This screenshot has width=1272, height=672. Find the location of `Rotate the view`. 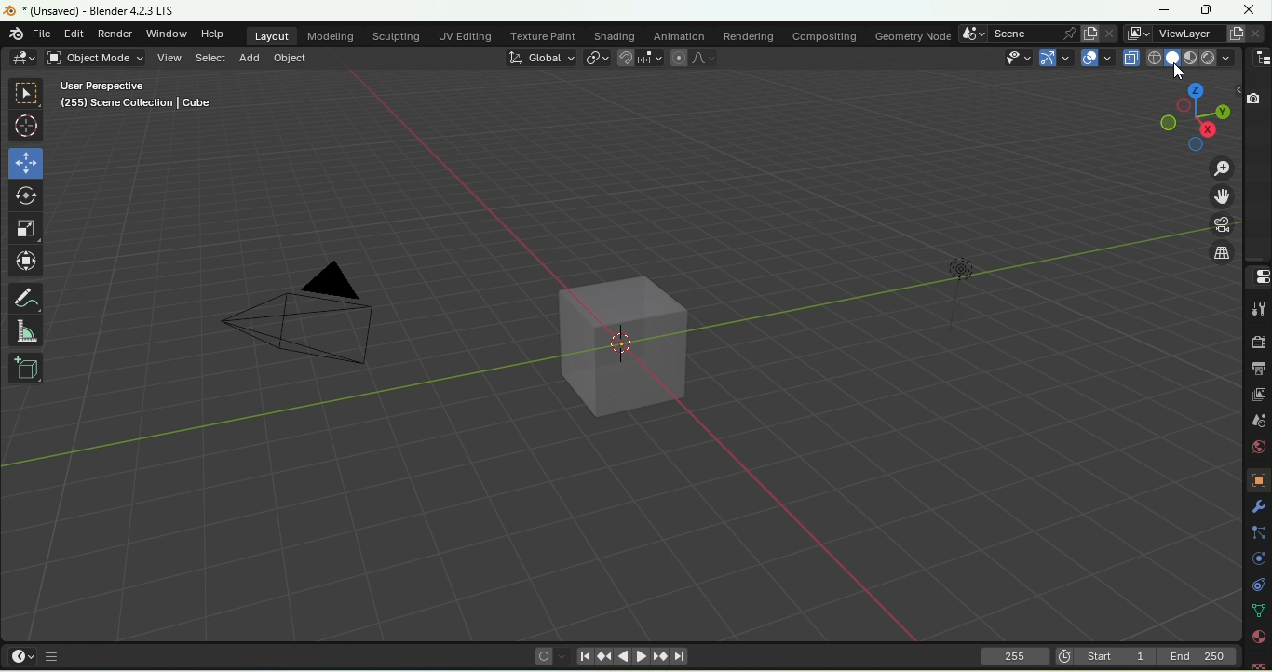

Rotate the view is located at coordinates (1184, 105).